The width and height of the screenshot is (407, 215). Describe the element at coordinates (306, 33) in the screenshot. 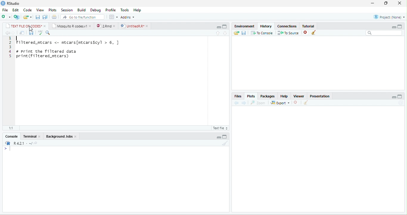

I see `close file` at that location.